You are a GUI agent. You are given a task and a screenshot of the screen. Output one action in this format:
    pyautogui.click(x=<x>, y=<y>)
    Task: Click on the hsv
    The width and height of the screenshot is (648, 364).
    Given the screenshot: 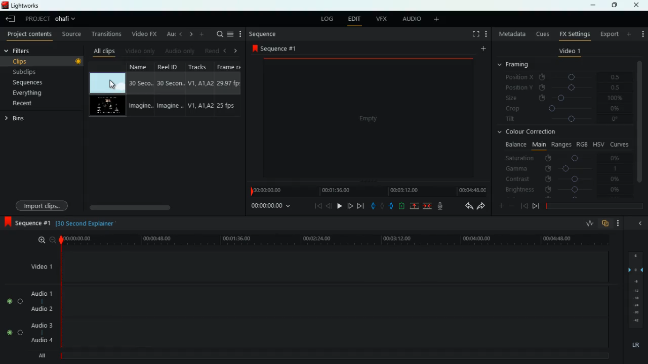 What is the action you would take?
    pyautogui.click(x=597, y=144)
    